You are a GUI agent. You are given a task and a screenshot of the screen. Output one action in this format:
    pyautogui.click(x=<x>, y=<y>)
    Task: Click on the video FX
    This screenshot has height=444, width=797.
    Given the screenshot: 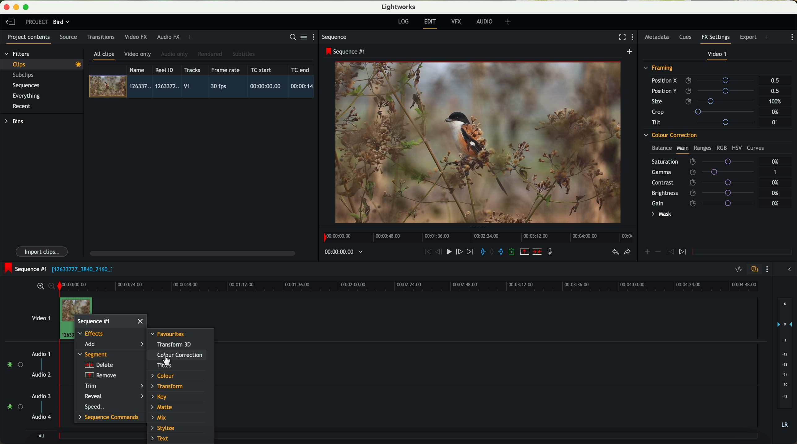 What is the action you would take?
    pyautogui.click(x=137, y=37)
    